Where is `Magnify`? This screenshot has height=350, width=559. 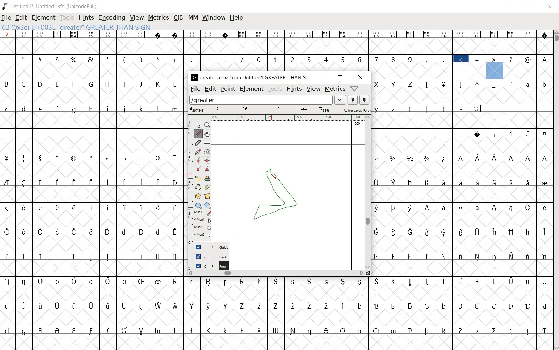 Magnify is located at coordinates (208, 126).